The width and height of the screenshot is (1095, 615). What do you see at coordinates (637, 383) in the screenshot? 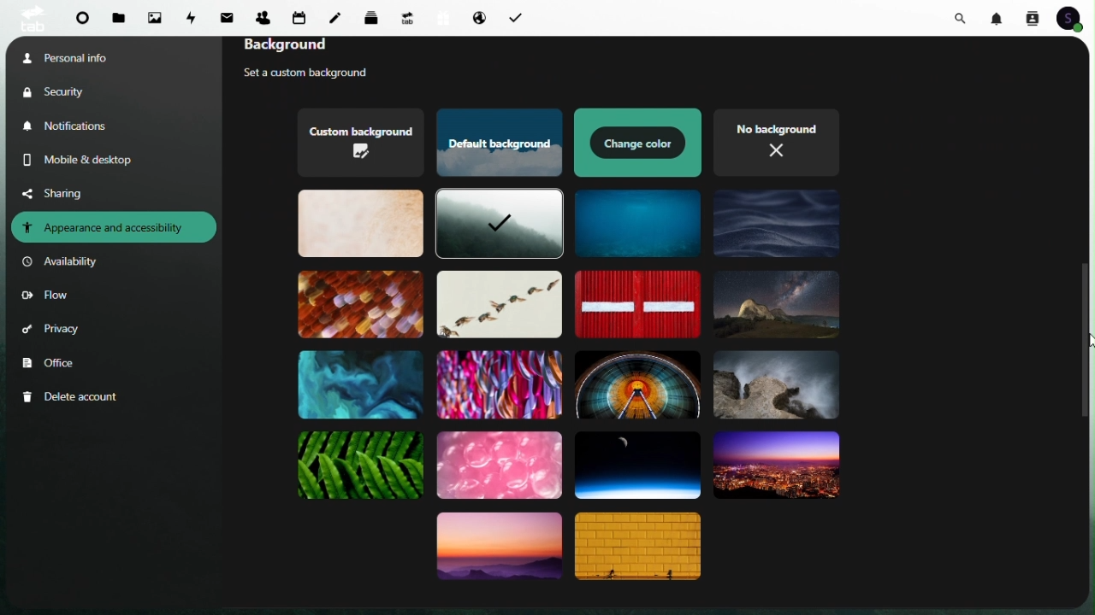
I see `Themes` at bounding box center [637, 383].